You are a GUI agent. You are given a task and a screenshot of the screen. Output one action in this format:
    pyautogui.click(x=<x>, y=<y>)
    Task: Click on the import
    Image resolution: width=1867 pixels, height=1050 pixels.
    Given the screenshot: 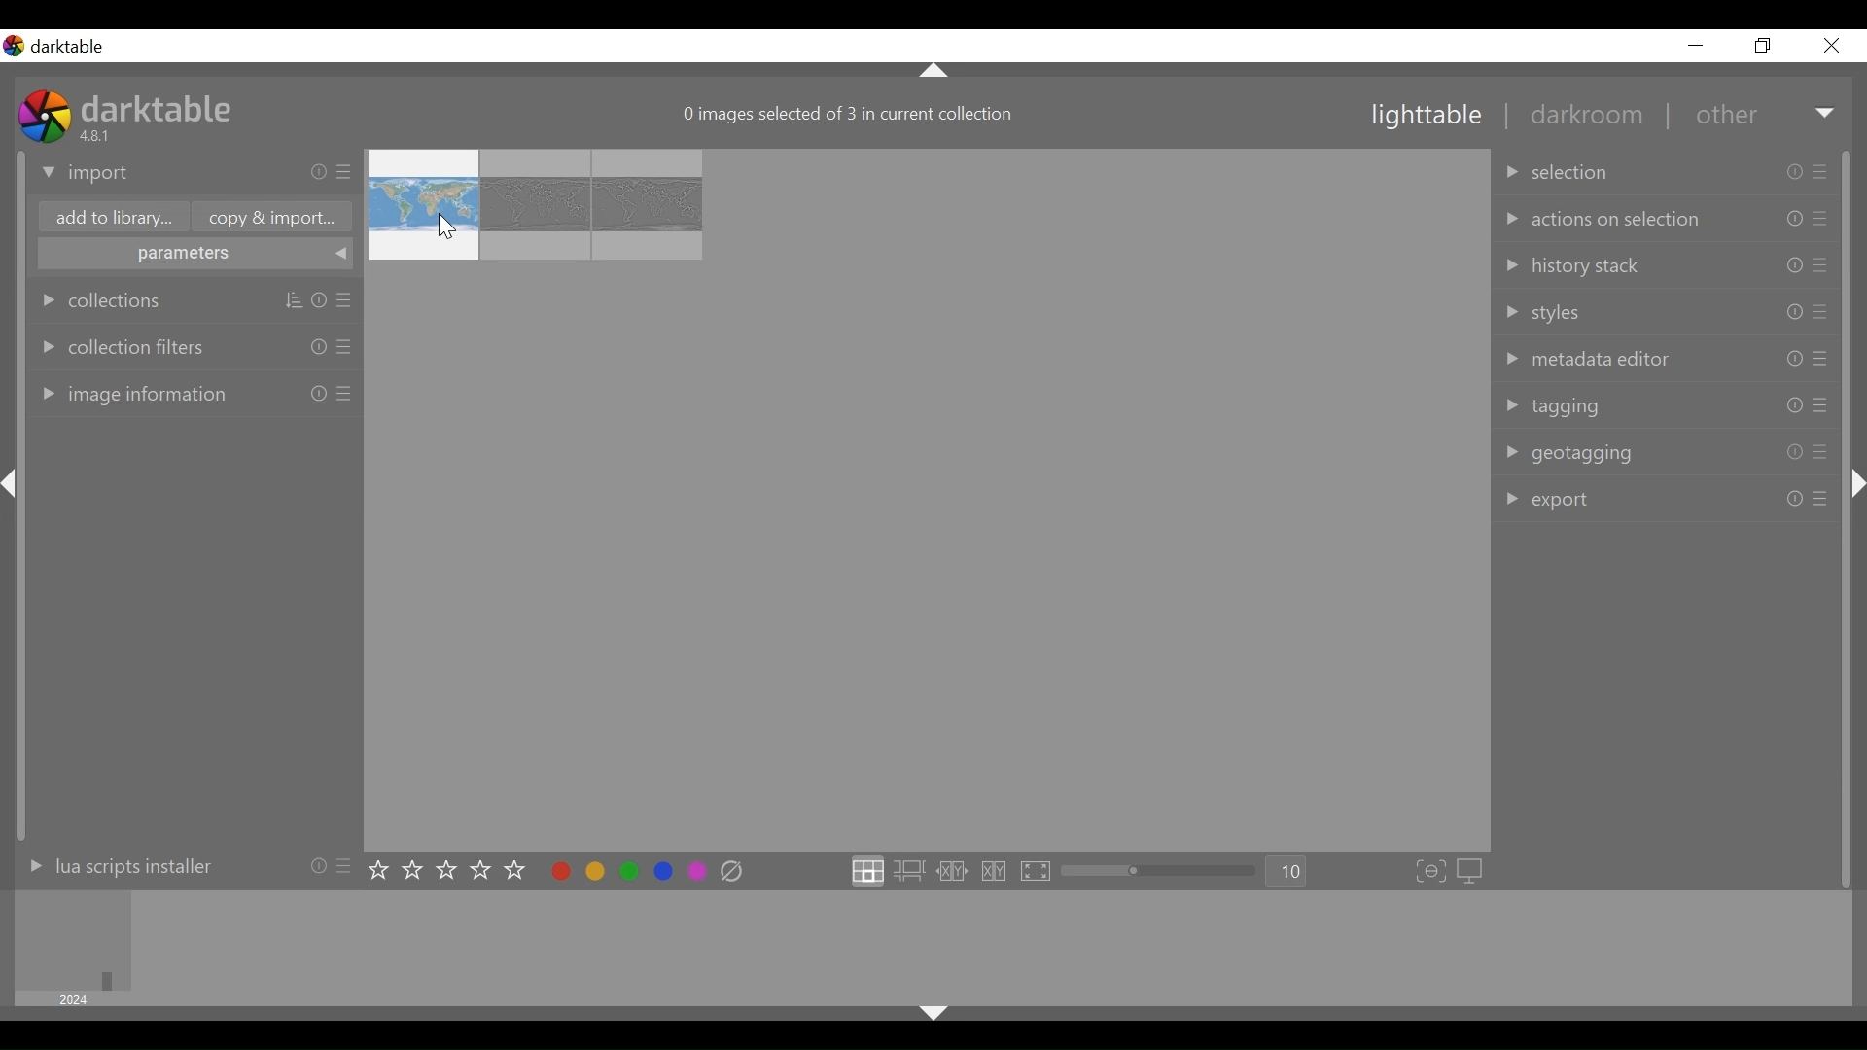 What is the action you would take?
    pyautogui.click(x=188, y=173)
    